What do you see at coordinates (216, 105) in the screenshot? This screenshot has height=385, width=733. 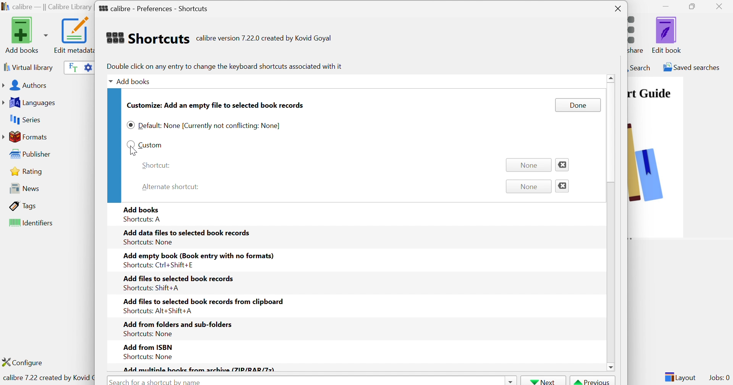 I see `Customize: Add an empty file to selected book records` at bounding box center [216, 105].